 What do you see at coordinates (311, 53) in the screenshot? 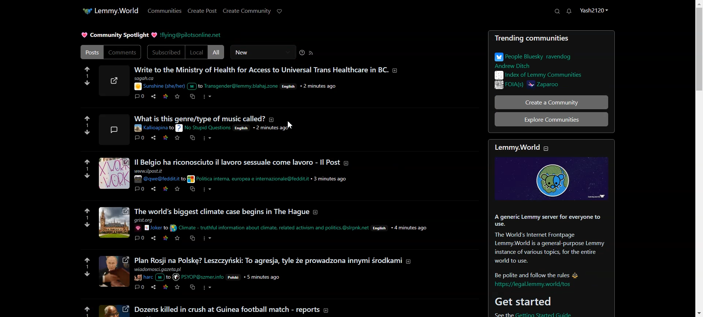
I see `RSS` at bounding box center [311, 53].